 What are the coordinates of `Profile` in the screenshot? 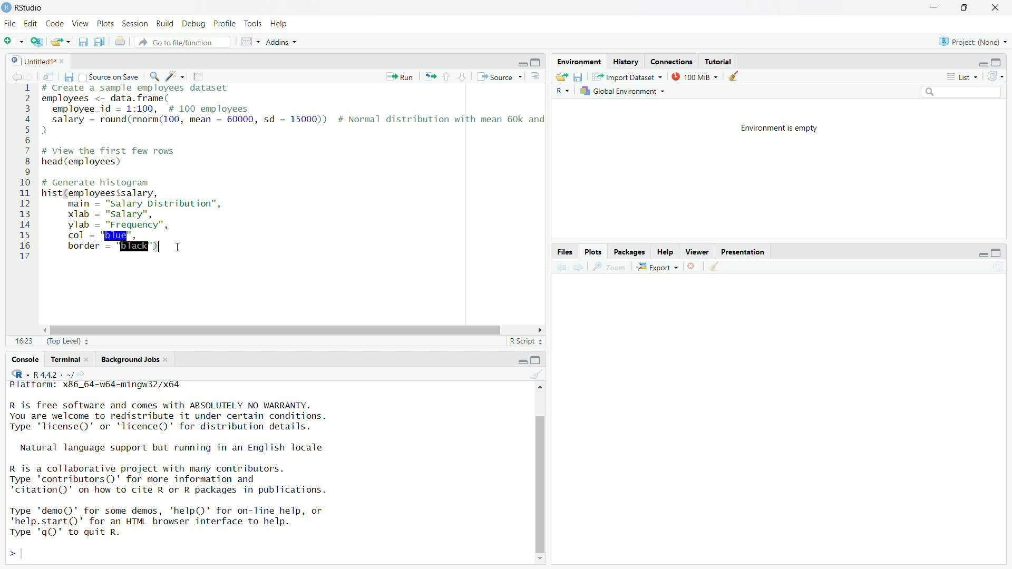 It's located at (226, 23).